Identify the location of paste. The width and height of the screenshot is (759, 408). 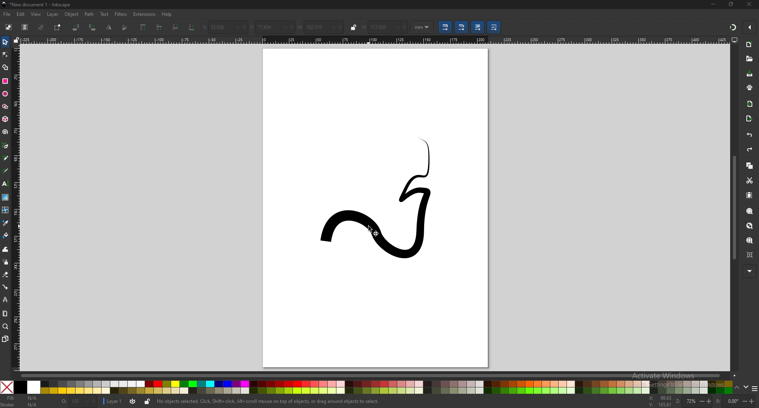
(750, 196).